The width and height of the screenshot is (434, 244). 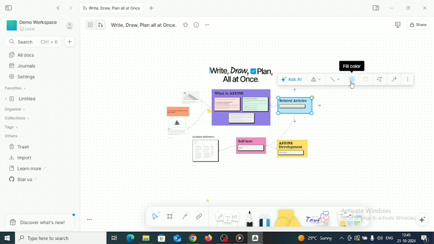 I want to click on Go forward, so click(x=71, y=8).